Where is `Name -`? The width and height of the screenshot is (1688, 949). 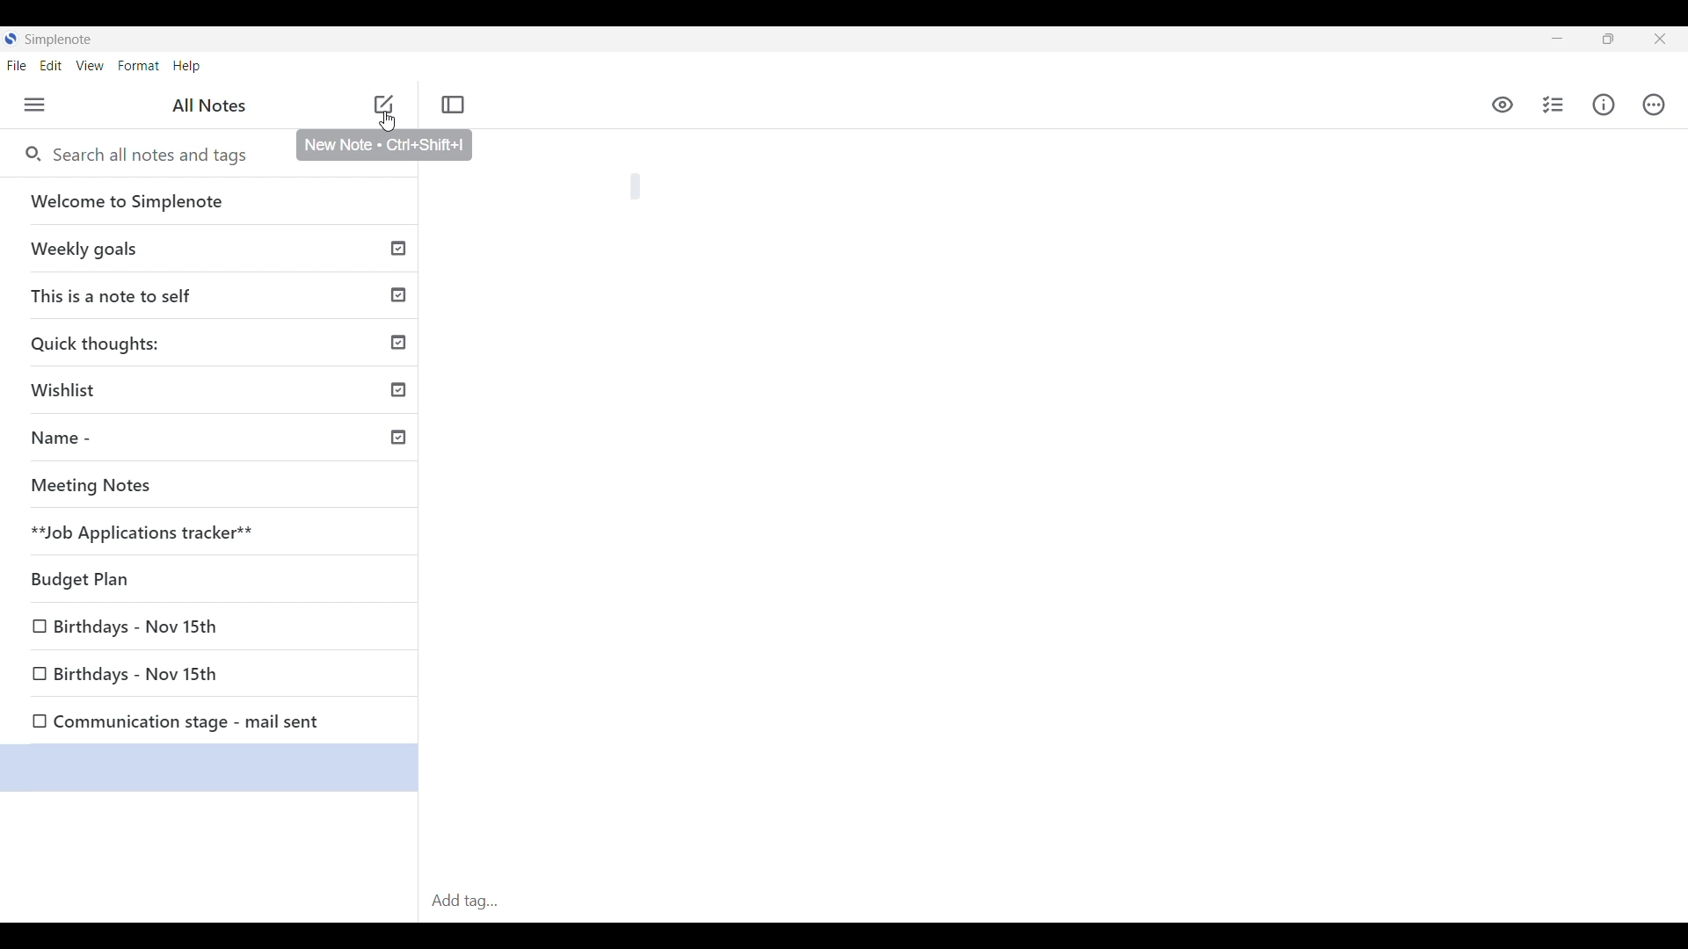
Name - is located at coordinates (216, 440).